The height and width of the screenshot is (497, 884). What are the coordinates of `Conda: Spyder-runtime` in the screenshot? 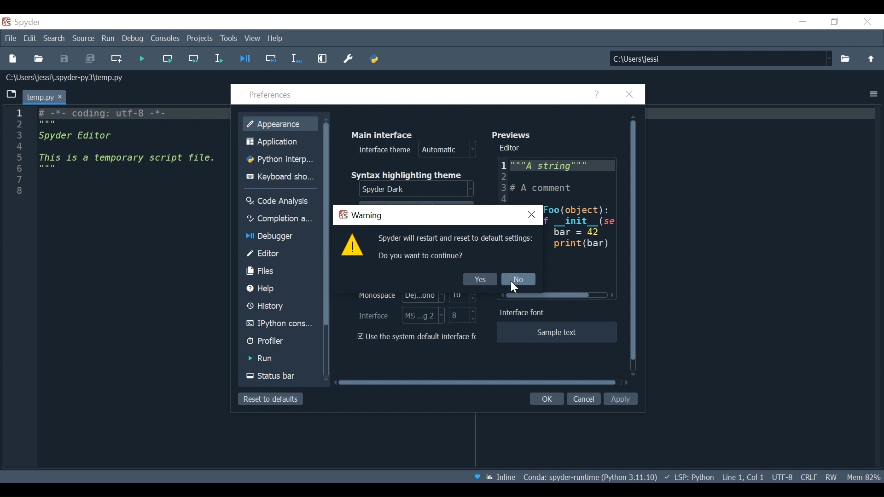 It's located at (589, 477).